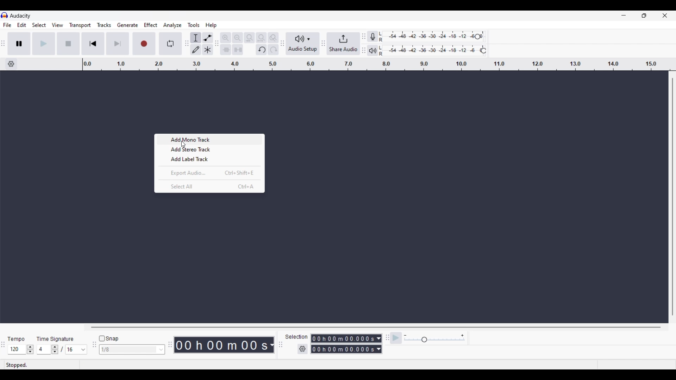 This screenshot has height=380, width=676. I want to click on Selection settings, so click(303, 349).